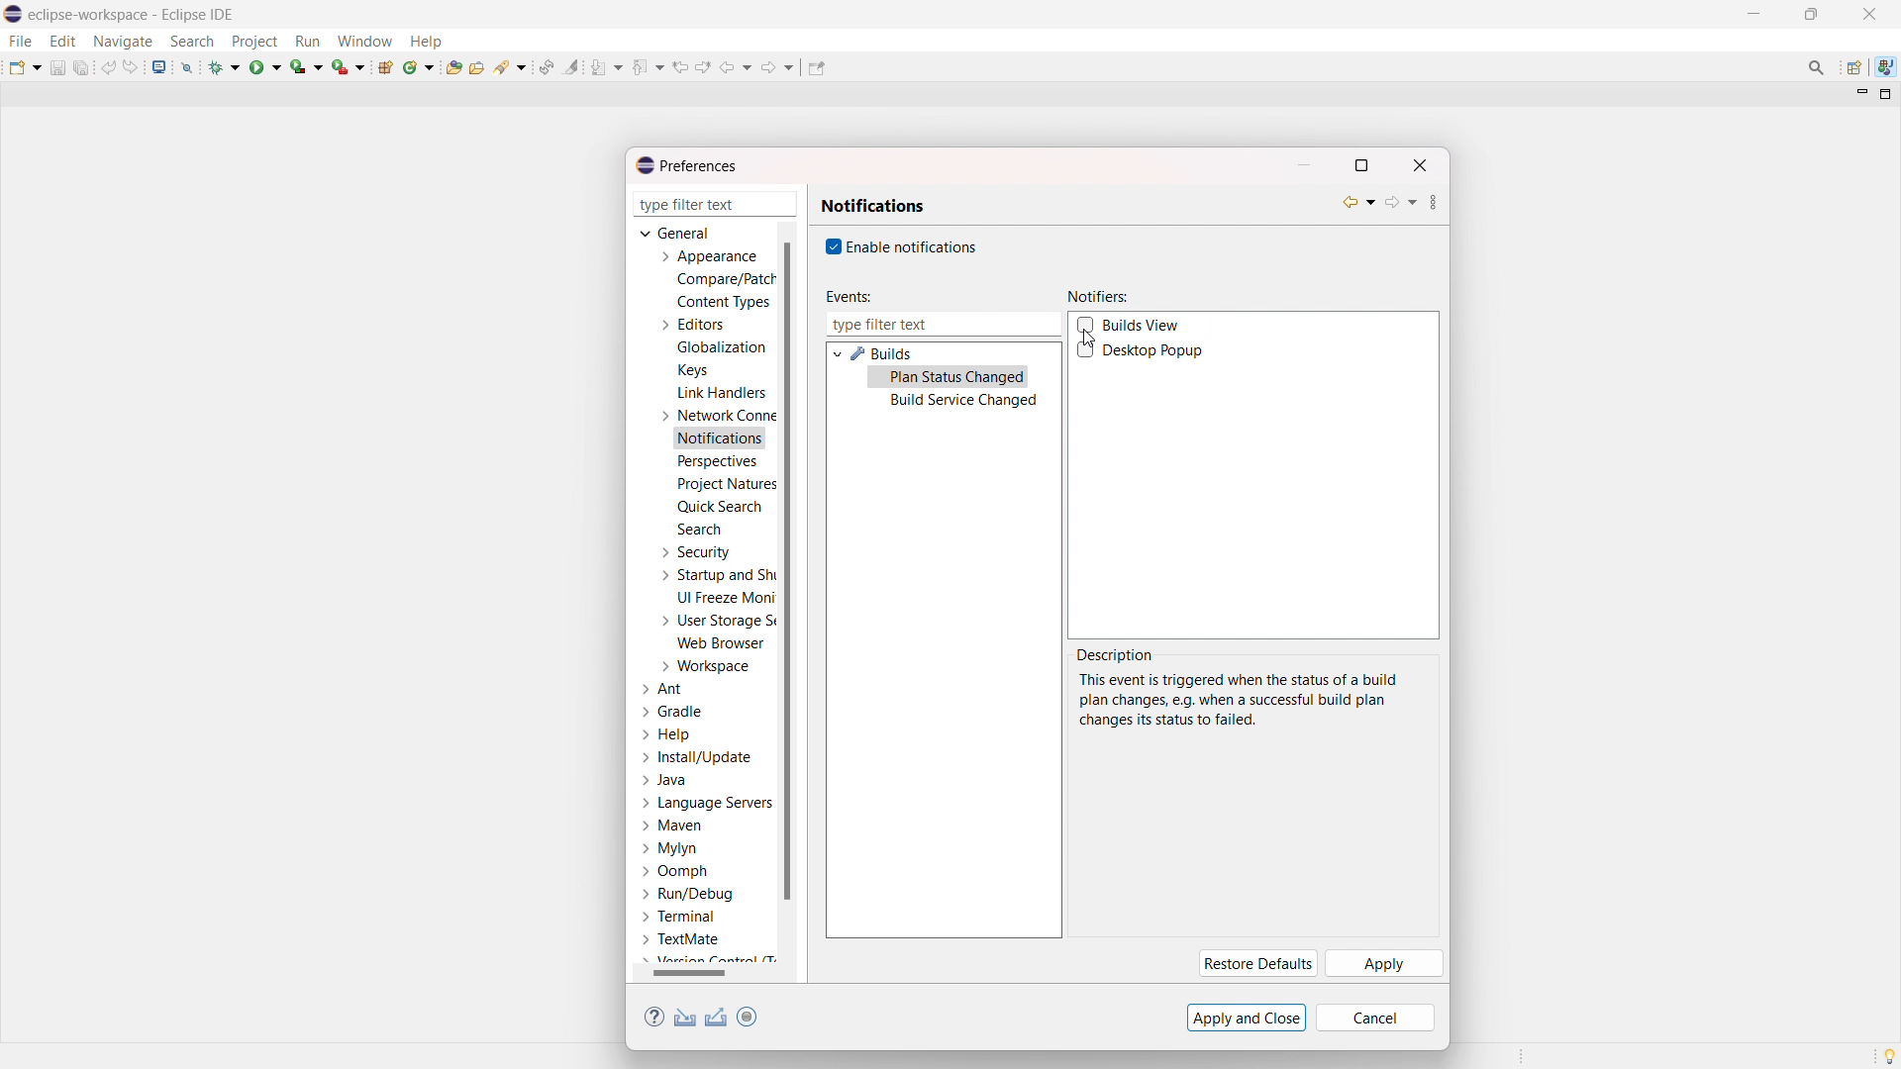 The height and width of the screenshot is (1069, 1901). I want to click on navigate, so click(122, 41).